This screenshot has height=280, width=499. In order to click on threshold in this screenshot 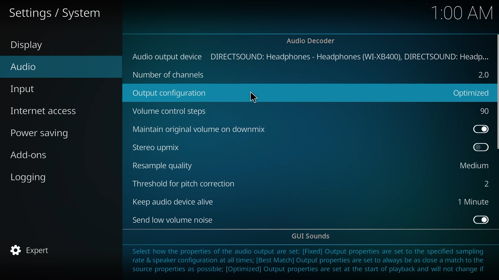, I will do `click(185, 184)`.